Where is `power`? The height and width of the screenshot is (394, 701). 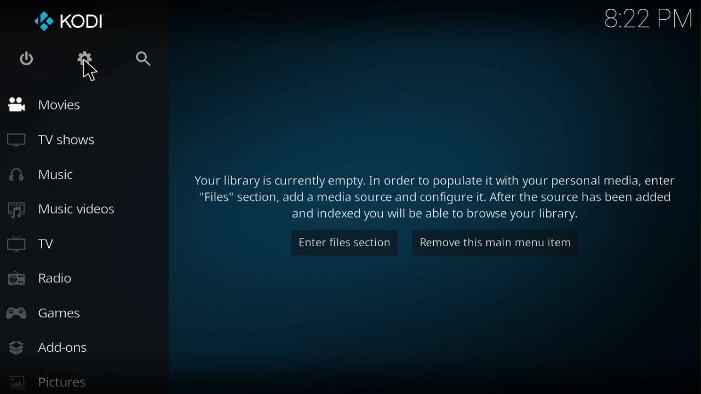 power is located at coordinates (28, 61).